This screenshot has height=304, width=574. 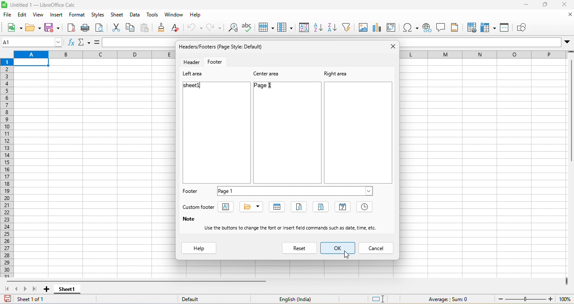 I want to click on split window, so click(x=506, y=27).